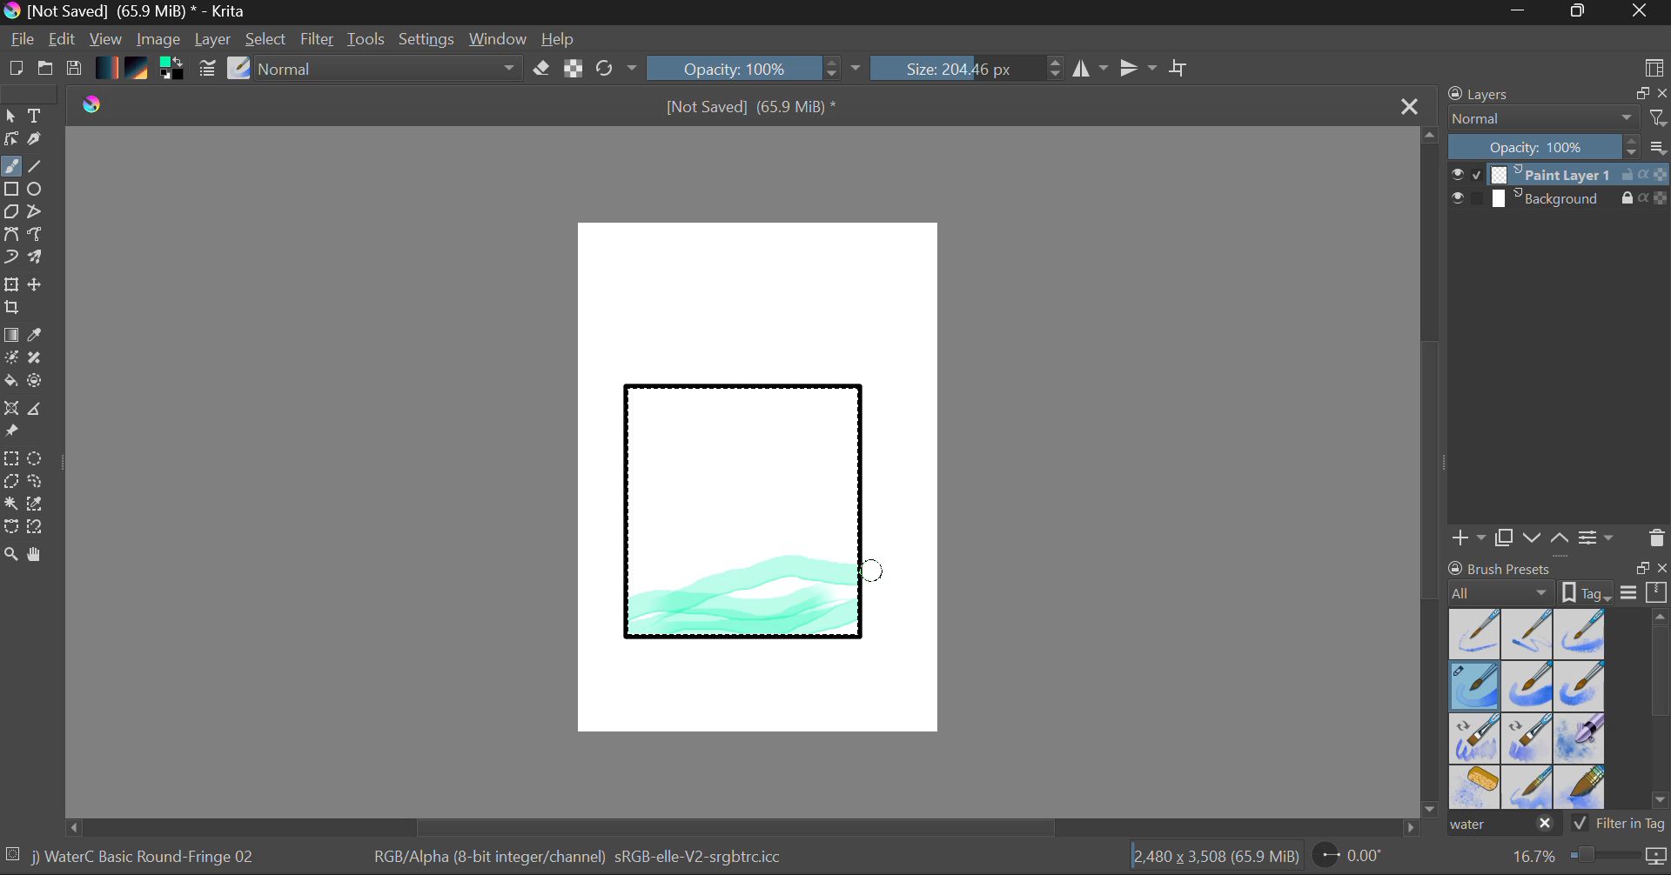 The width and height of the screenshot is (1671, 875). Describe the element at coordinates (10, 117) in the screenshot. I see `Select` at that location.